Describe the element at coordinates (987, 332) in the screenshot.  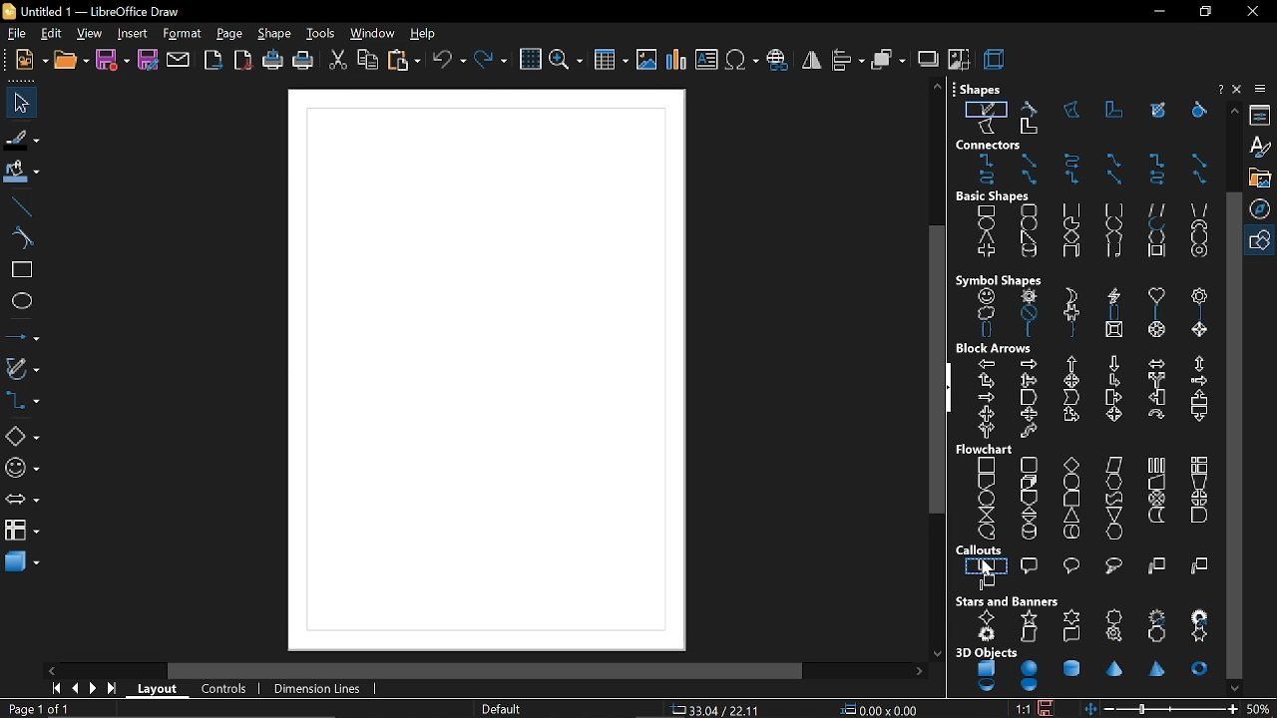
I see `double brace` at that location.